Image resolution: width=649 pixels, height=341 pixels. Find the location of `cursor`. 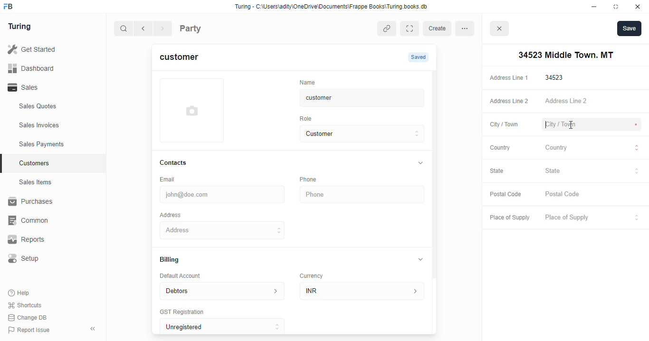

cursor is located at coordinates (571, 123).